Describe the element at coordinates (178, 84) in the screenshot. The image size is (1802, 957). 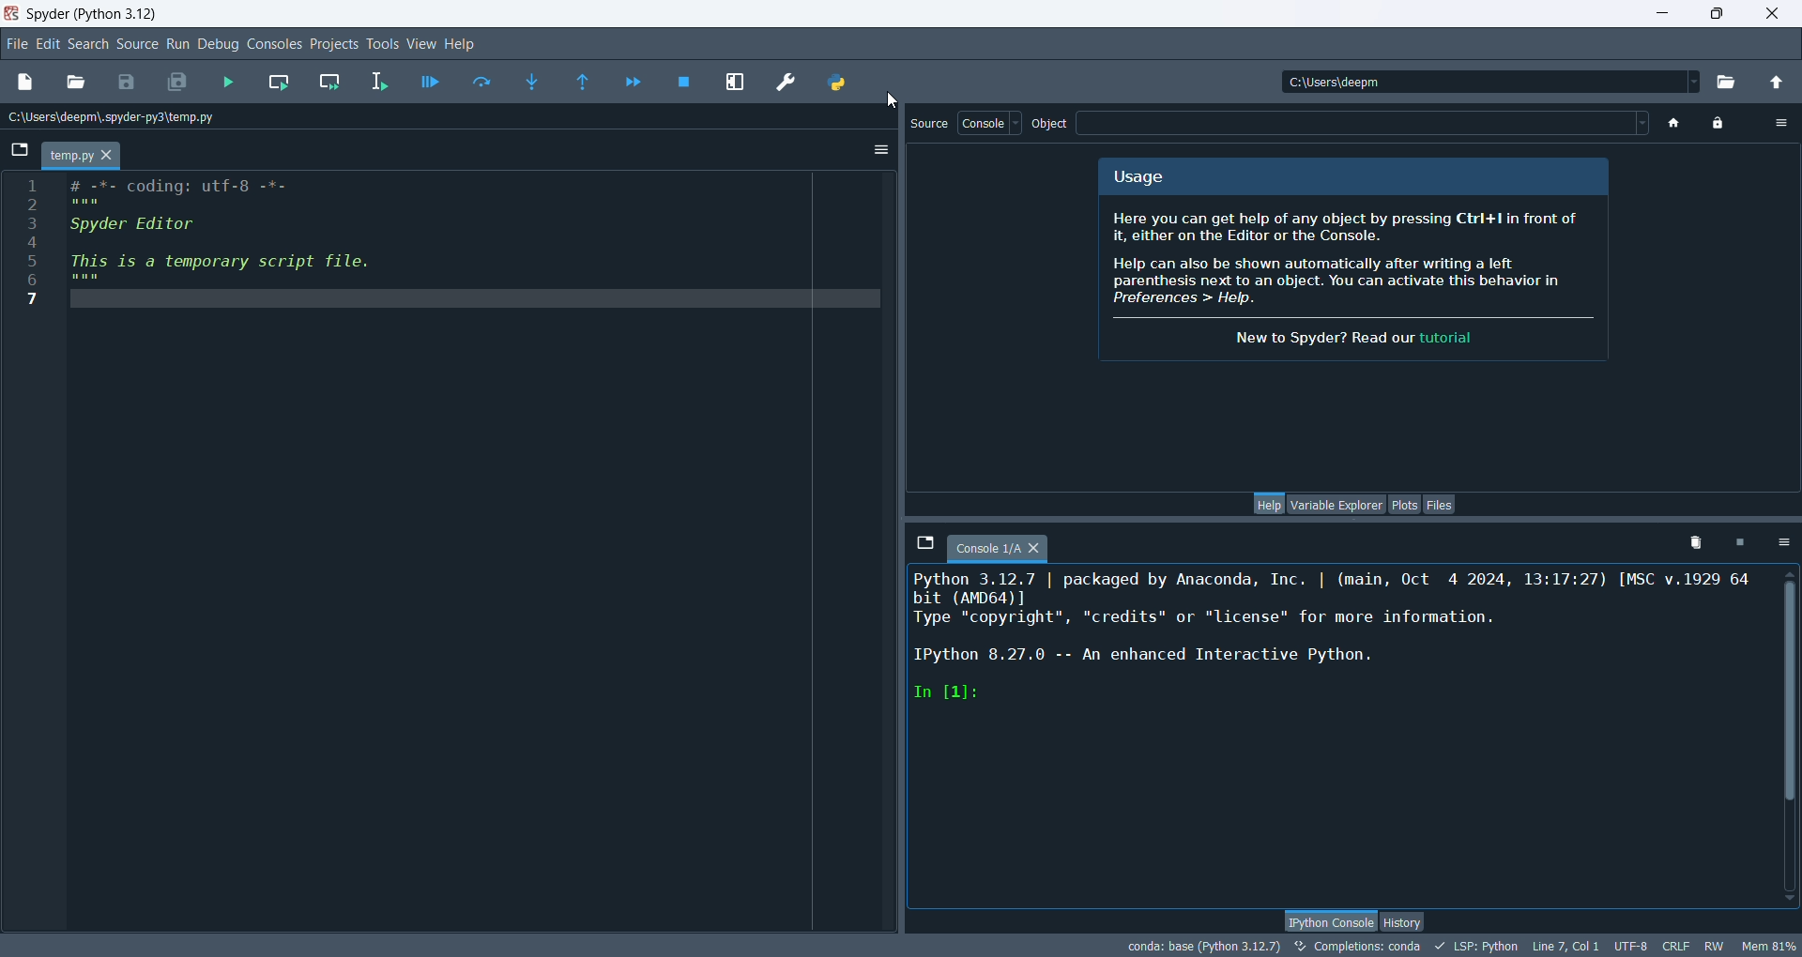
I see `save all files` at that location.